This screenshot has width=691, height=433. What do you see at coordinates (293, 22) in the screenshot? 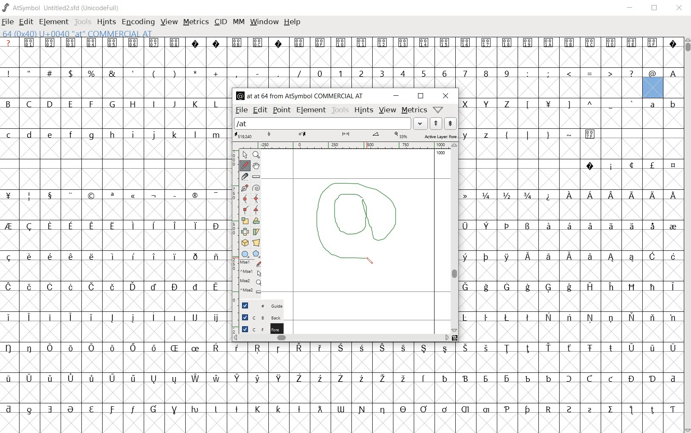
I see `HELP` at bounding box center [293, 22].